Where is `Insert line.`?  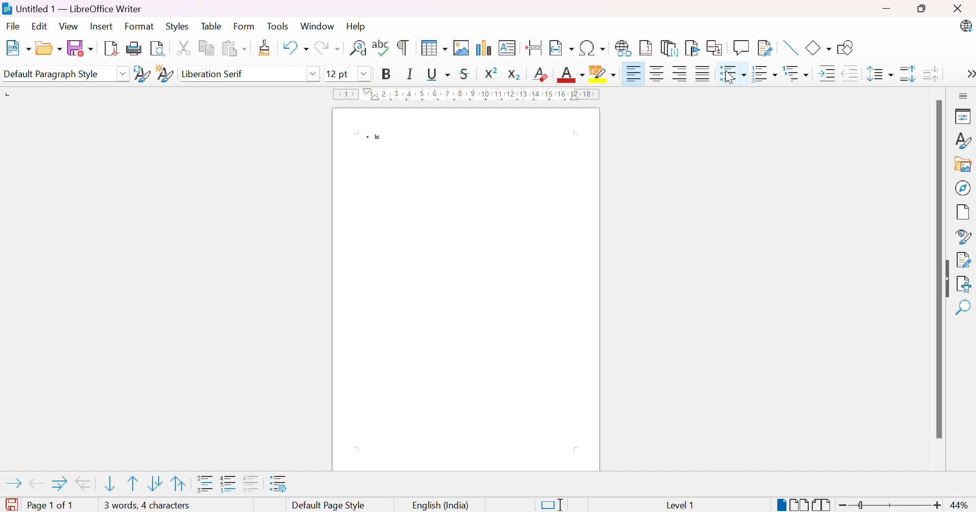 Insert line. is located at coordinates (792, 48).